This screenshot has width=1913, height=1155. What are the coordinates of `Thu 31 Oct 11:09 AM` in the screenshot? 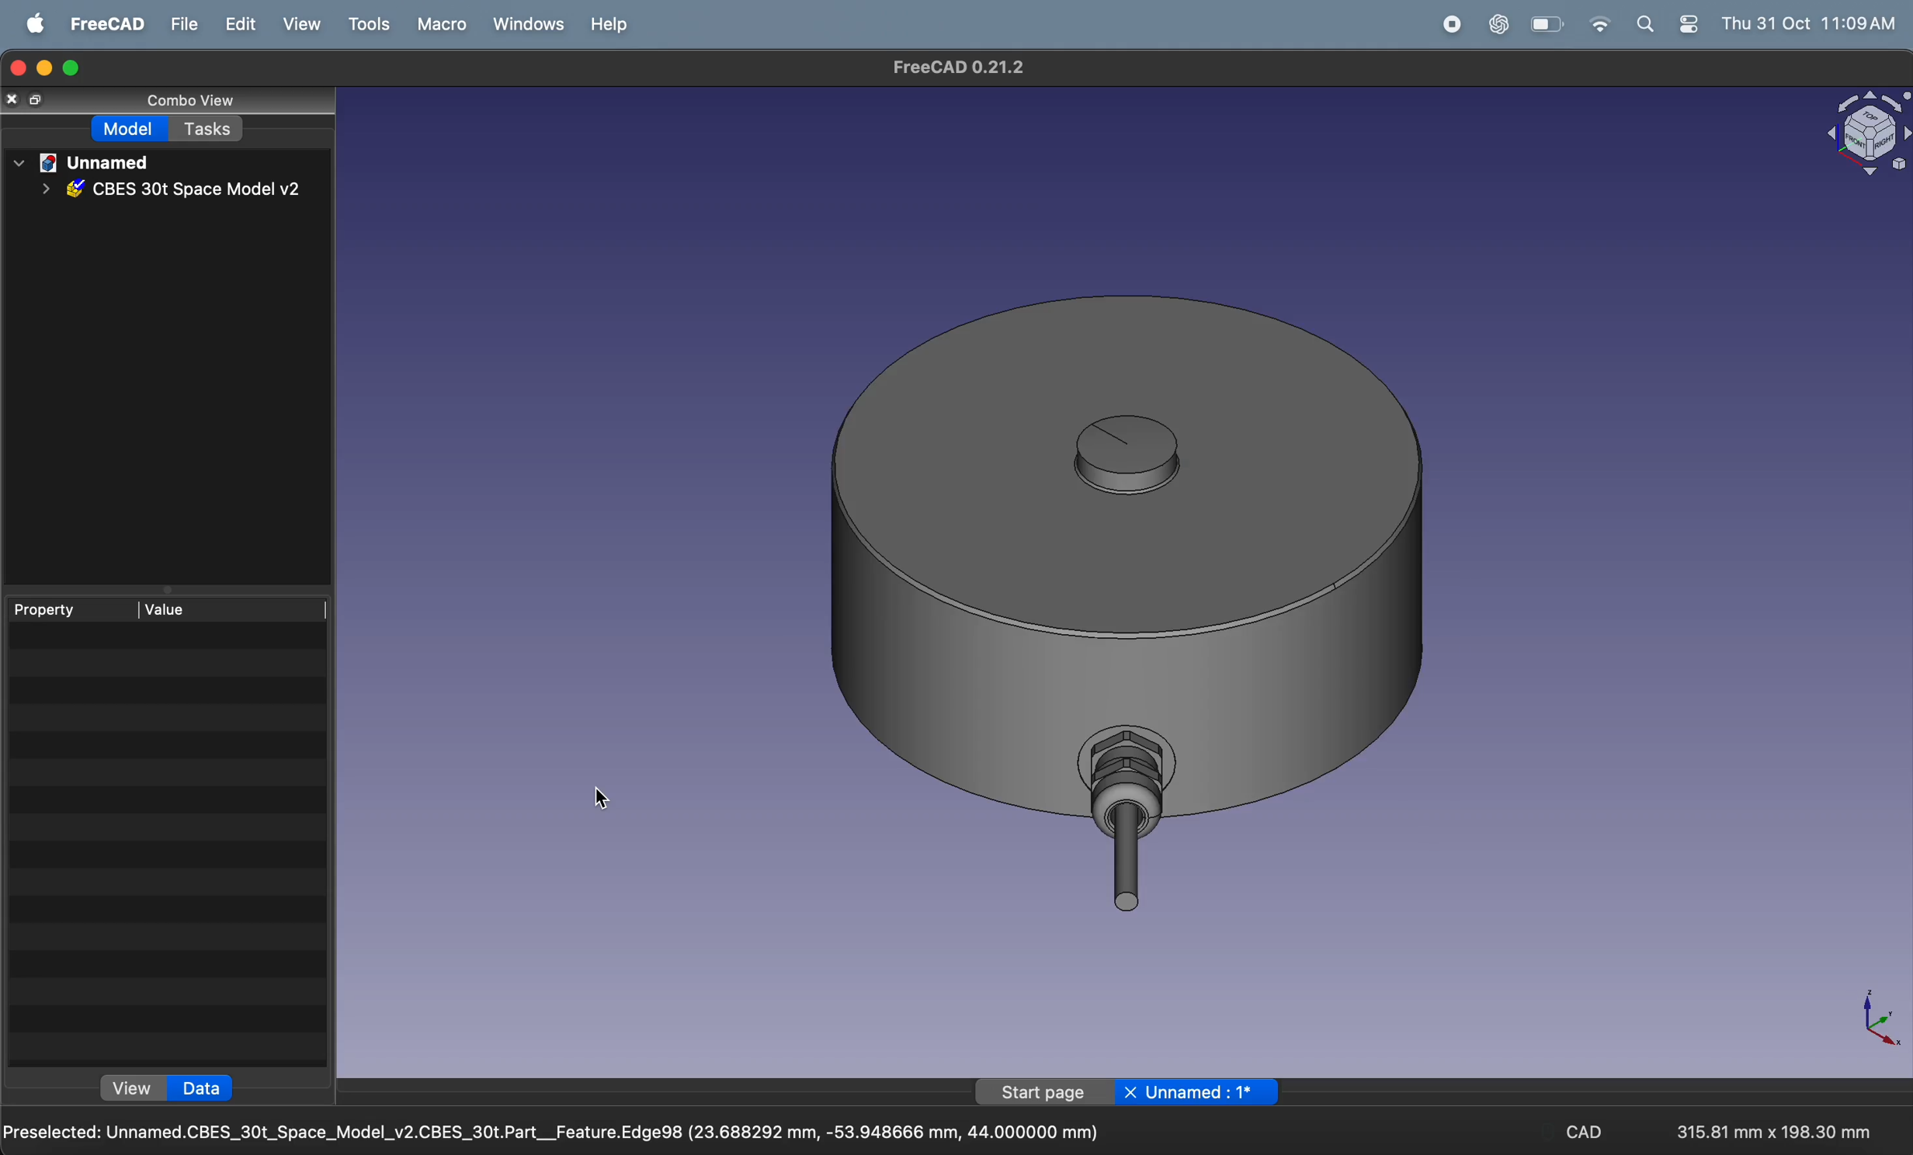 It's located at (1811, 25).